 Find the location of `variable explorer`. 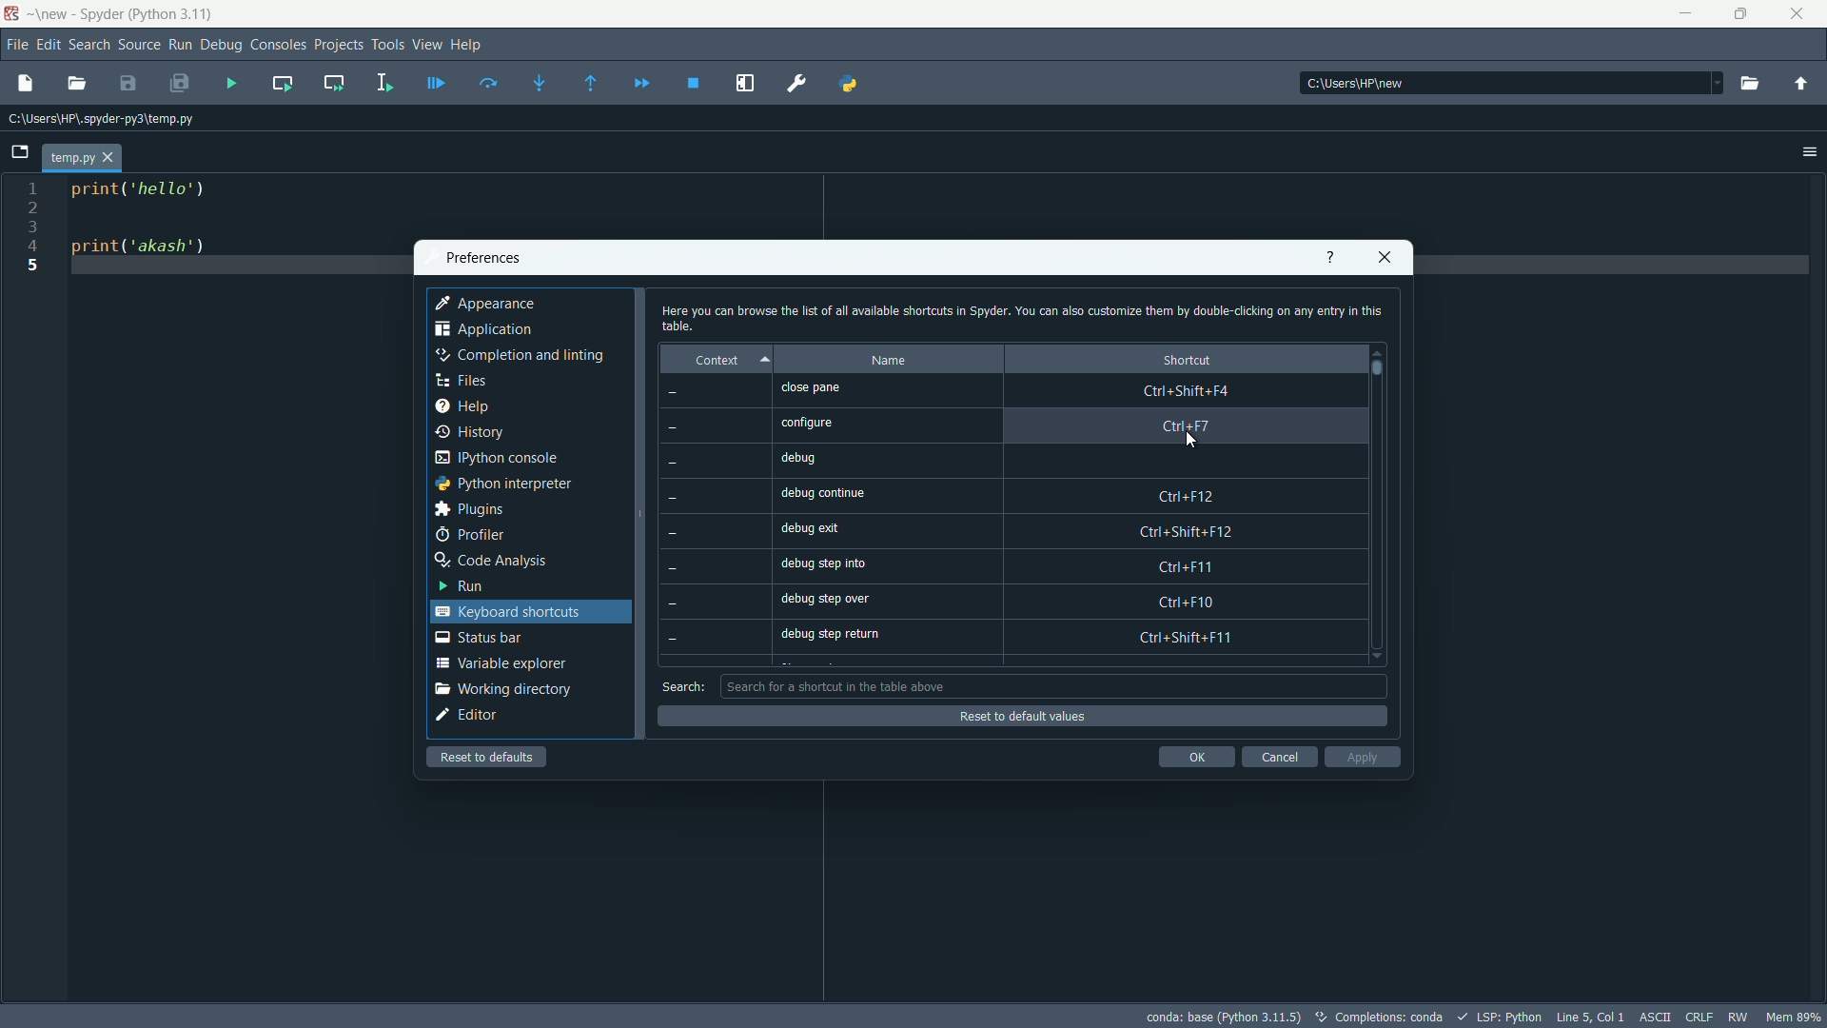

variable explorer is located at coordinates (500, 662).